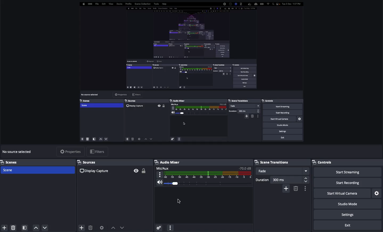  I want to click on Down, so click(45, 228).